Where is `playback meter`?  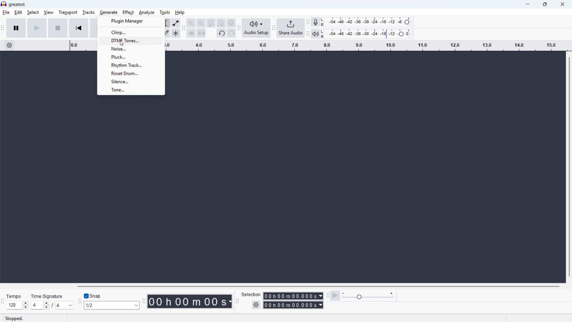
playback meter is located at coordinates (315, 34).